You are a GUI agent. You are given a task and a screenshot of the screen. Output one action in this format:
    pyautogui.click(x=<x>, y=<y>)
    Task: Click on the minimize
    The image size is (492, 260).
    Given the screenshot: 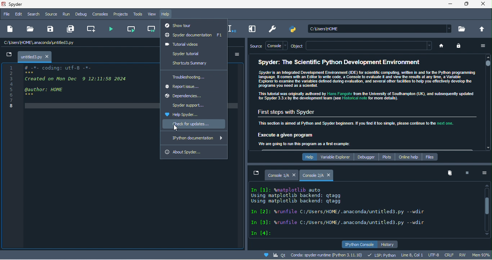 What is the action you would take?
    pyautogui.click(x=448, y=5)
    